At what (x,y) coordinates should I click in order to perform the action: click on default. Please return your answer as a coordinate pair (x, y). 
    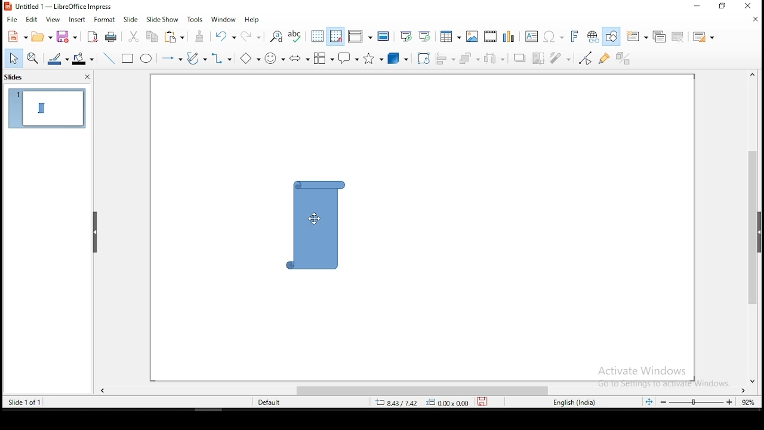
    Looking at the image, I should click on (269, 403).